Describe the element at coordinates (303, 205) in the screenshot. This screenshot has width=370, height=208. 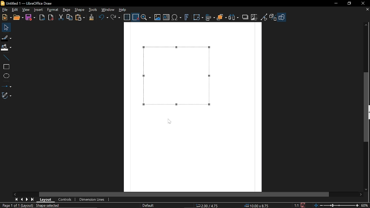
I see `Save` at that location.